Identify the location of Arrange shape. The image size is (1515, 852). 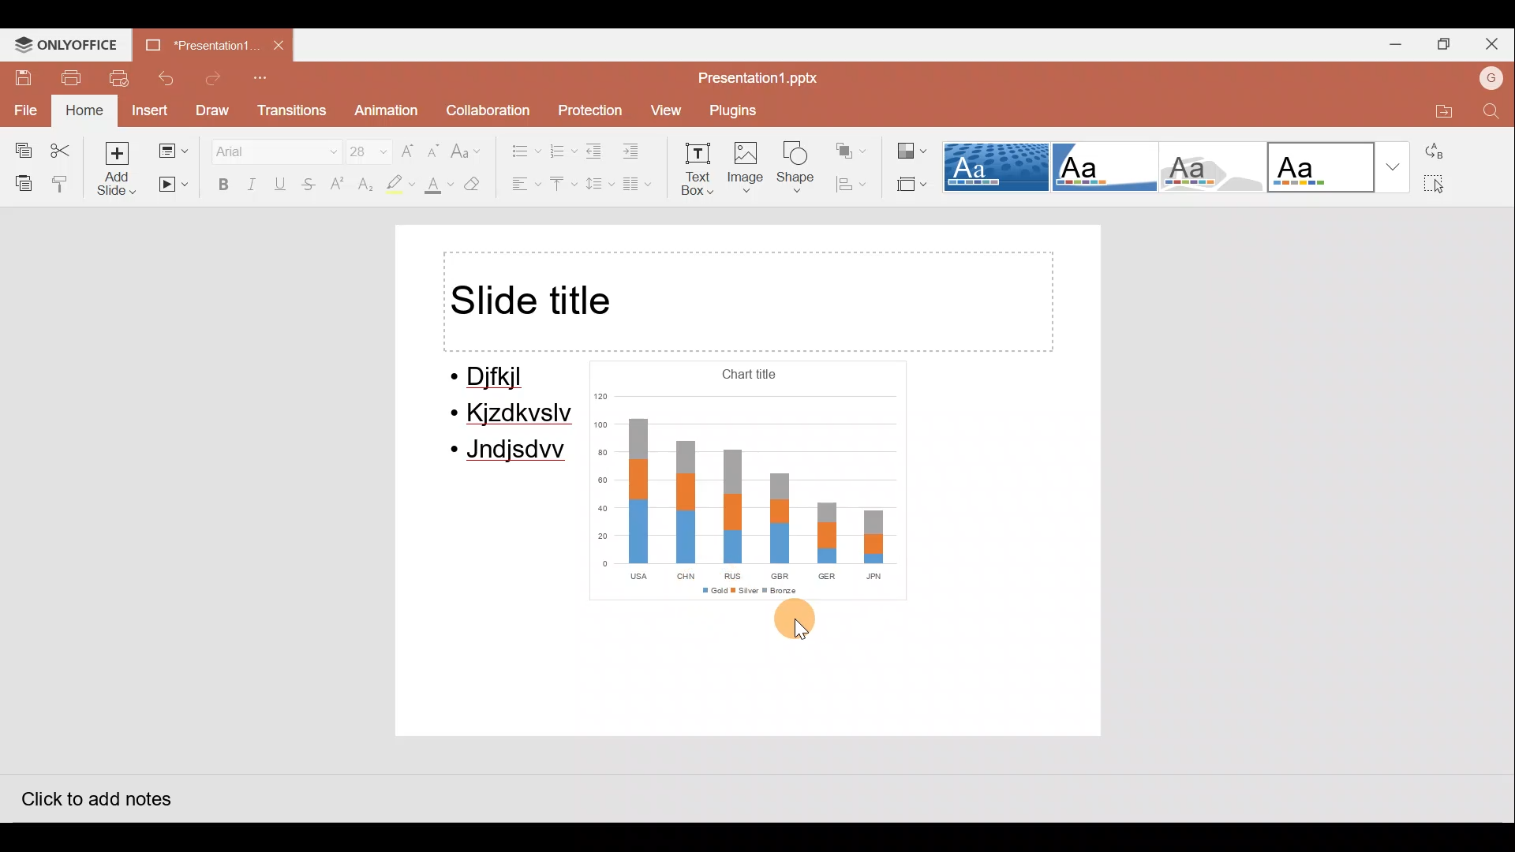
(853, 145).